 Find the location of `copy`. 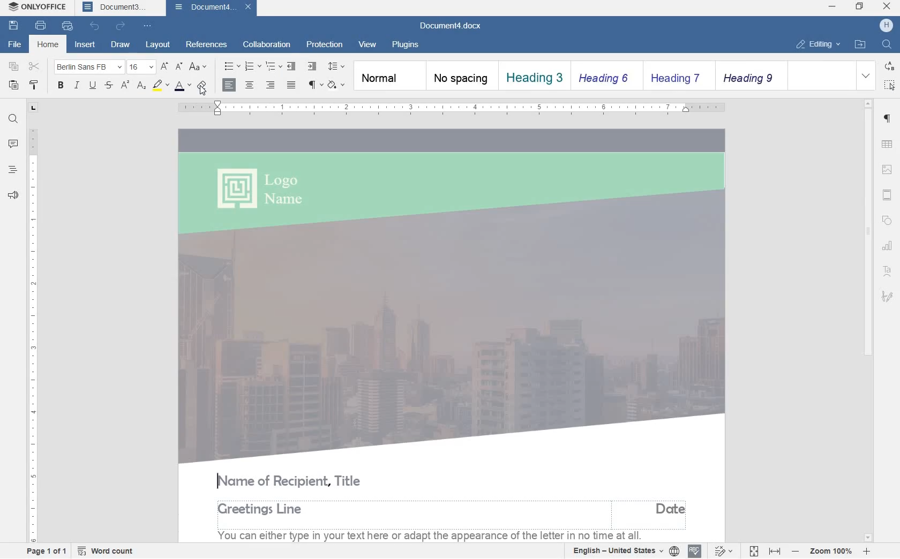

copy is located at coordinates (13, 66).